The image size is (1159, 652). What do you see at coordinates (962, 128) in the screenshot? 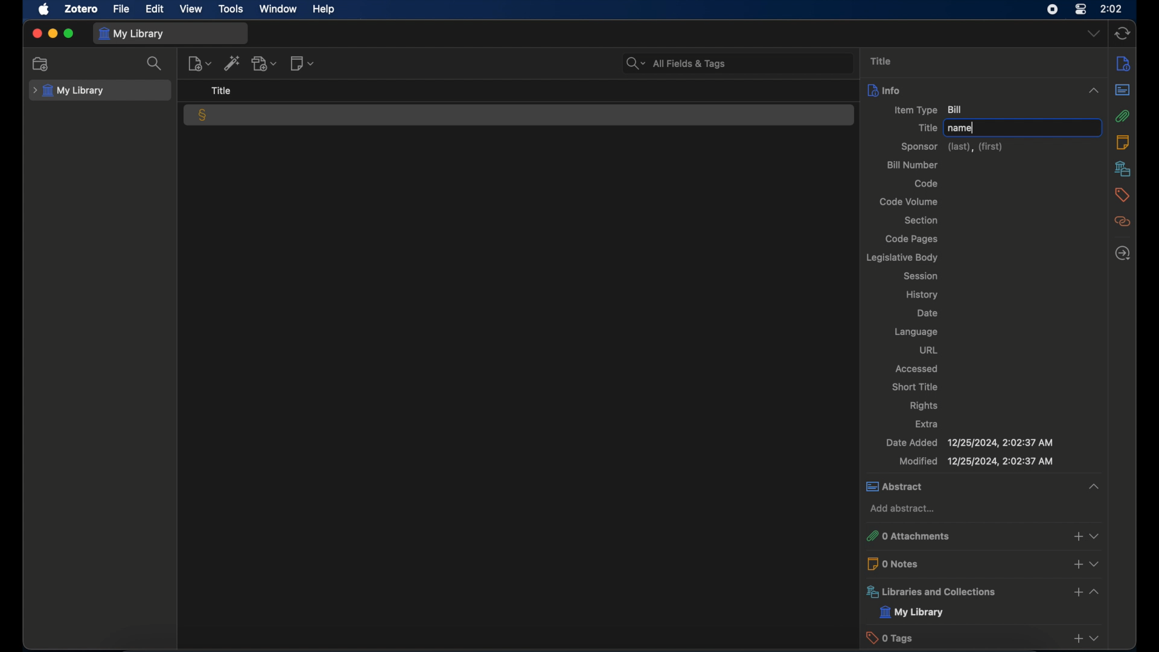
I see `name` at bounding box center [962, 128].